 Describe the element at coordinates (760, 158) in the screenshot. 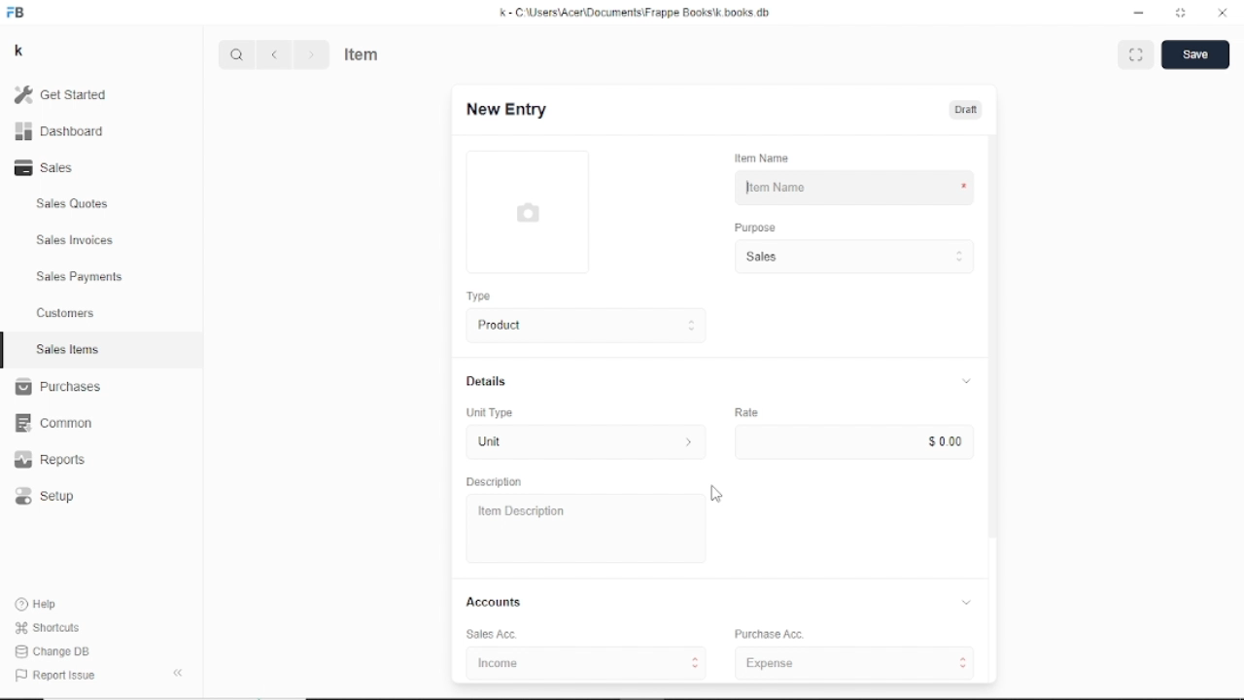

I see `Item Name` at that location.